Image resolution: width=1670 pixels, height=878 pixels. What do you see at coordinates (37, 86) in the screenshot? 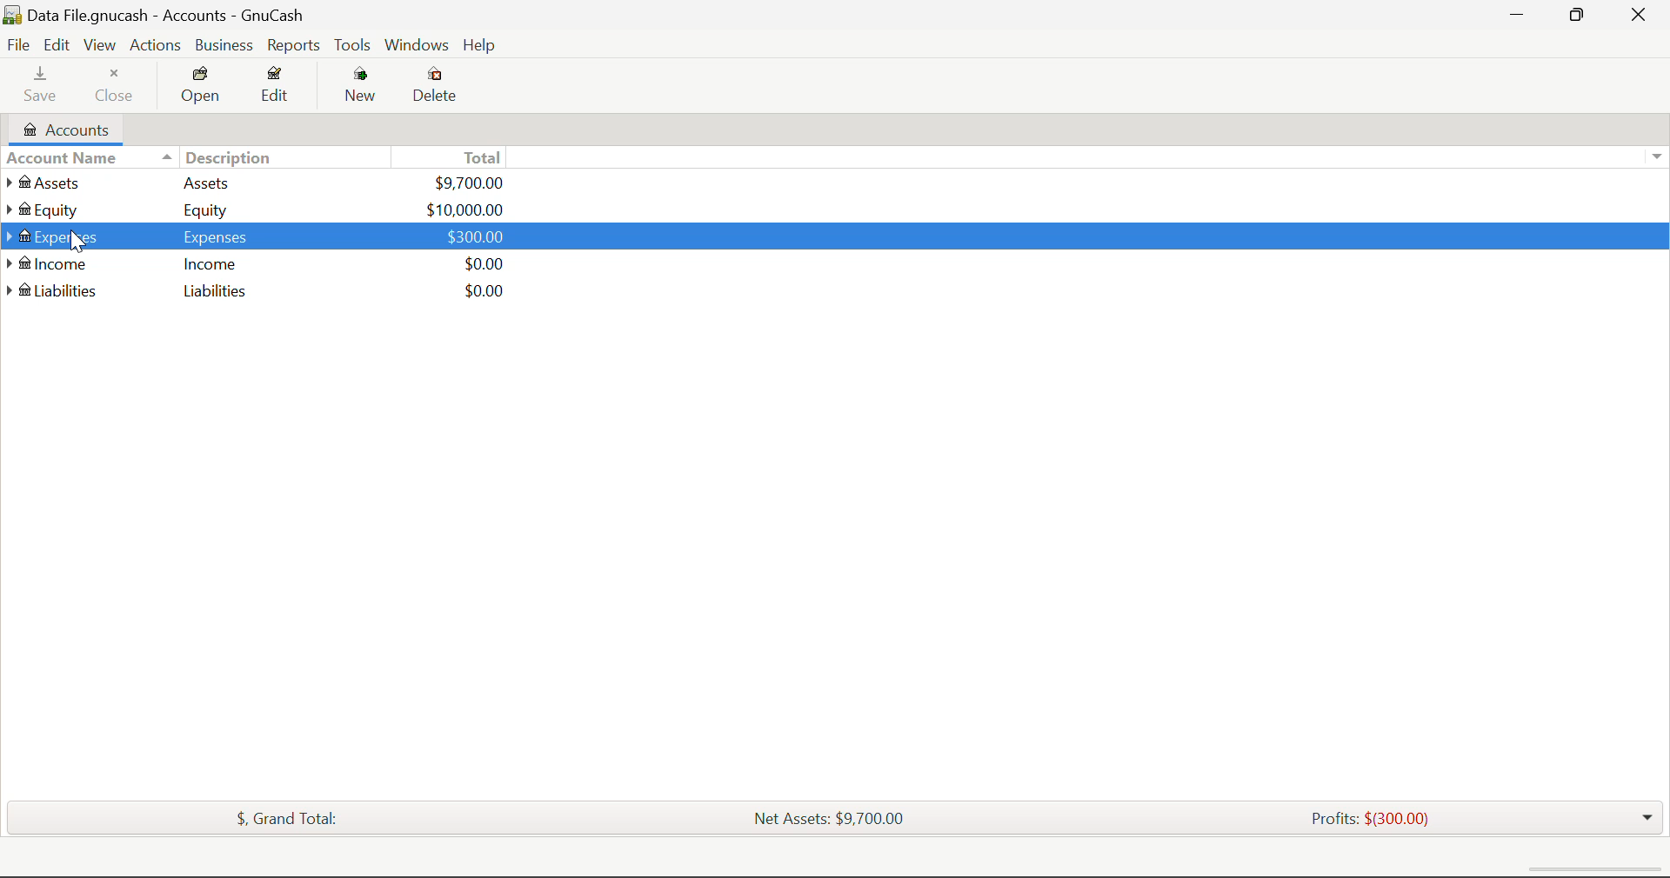
I see `Save` at bounding box center [37, 86].